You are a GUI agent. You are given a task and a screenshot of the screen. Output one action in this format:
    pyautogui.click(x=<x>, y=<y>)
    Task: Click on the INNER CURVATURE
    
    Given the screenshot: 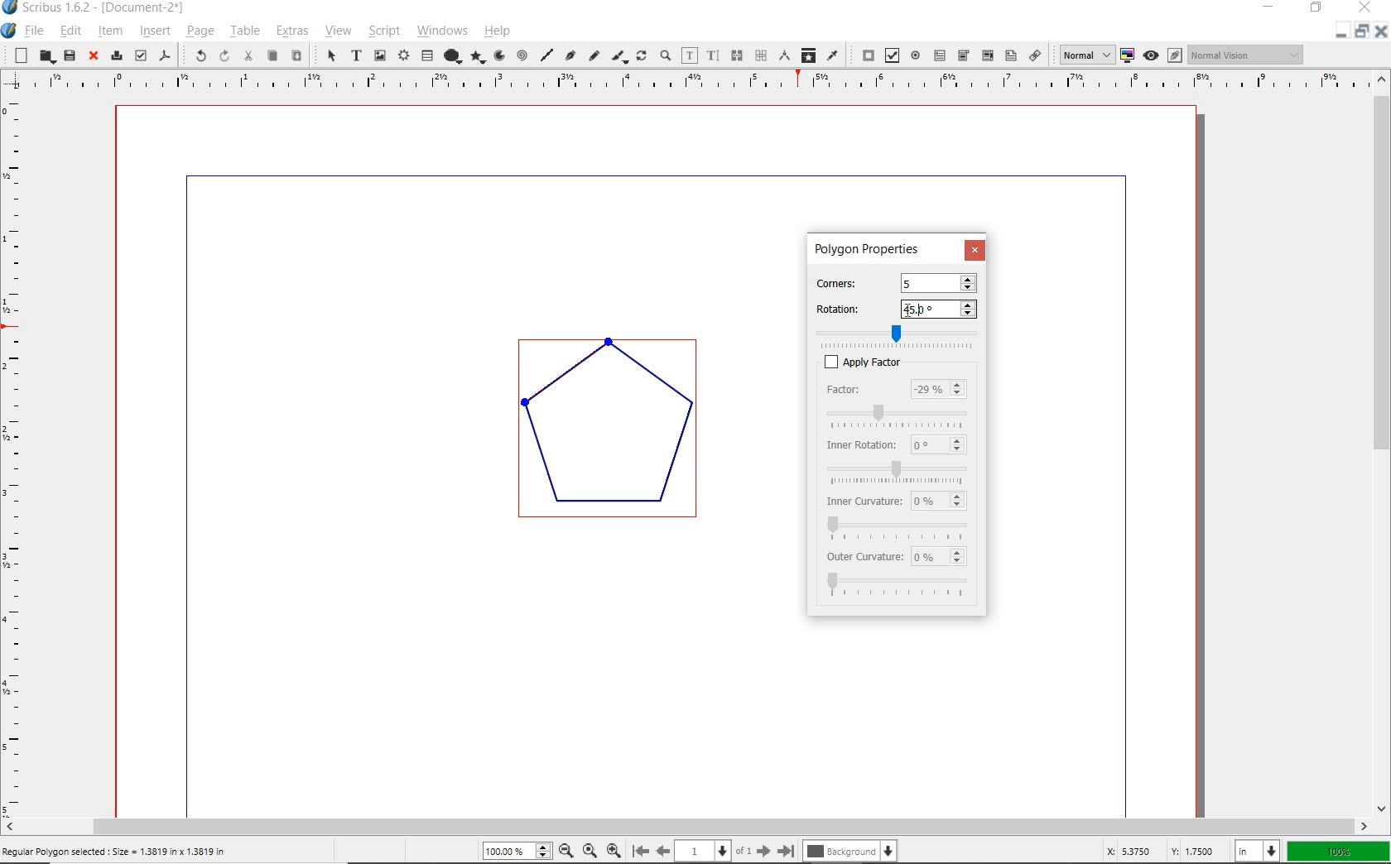 What is the action you would take?
    pyautogui.click(x=861, y=500)
    